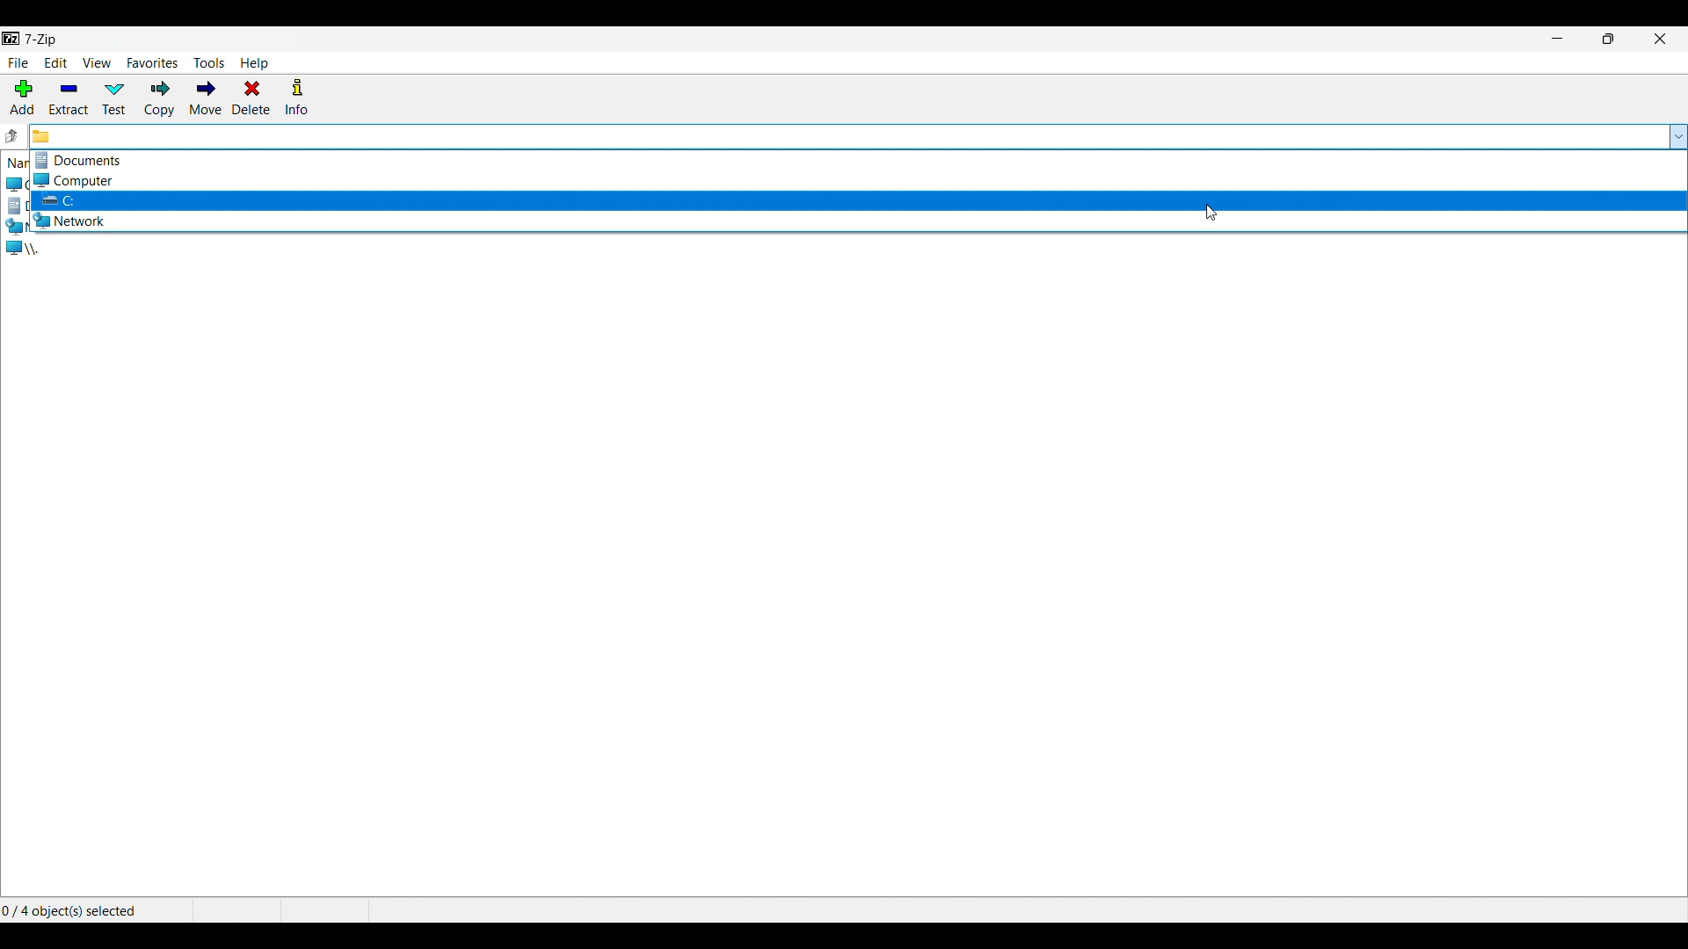 Image resolution: width=1688 pixels, height=949 pixels. Describe the element at coordinates (12, 136) in the screenshot. I see `Go to previous folder` at that location.